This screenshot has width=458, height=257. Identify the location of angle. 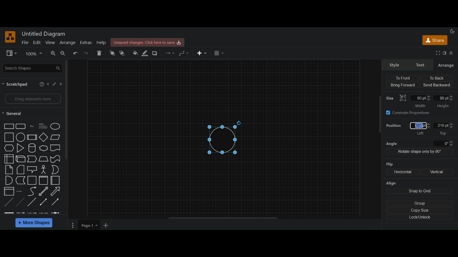
(420, 143).